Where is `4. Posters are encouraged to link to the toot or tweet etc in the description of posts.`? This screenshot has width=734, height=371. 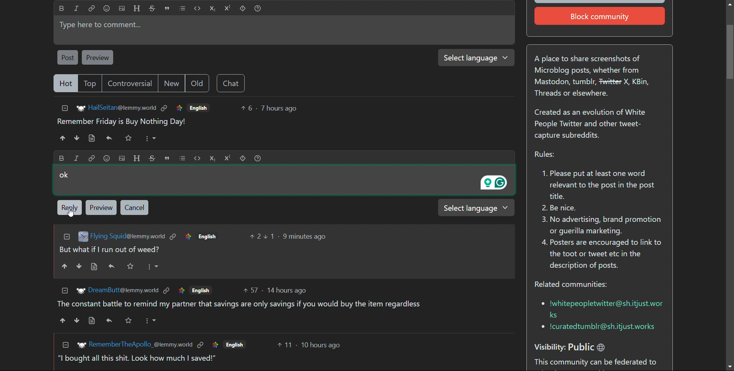 4. Posters are encouraged to link to the toot or tweet etc in the description of posts. is located at coordinates (601, 256).